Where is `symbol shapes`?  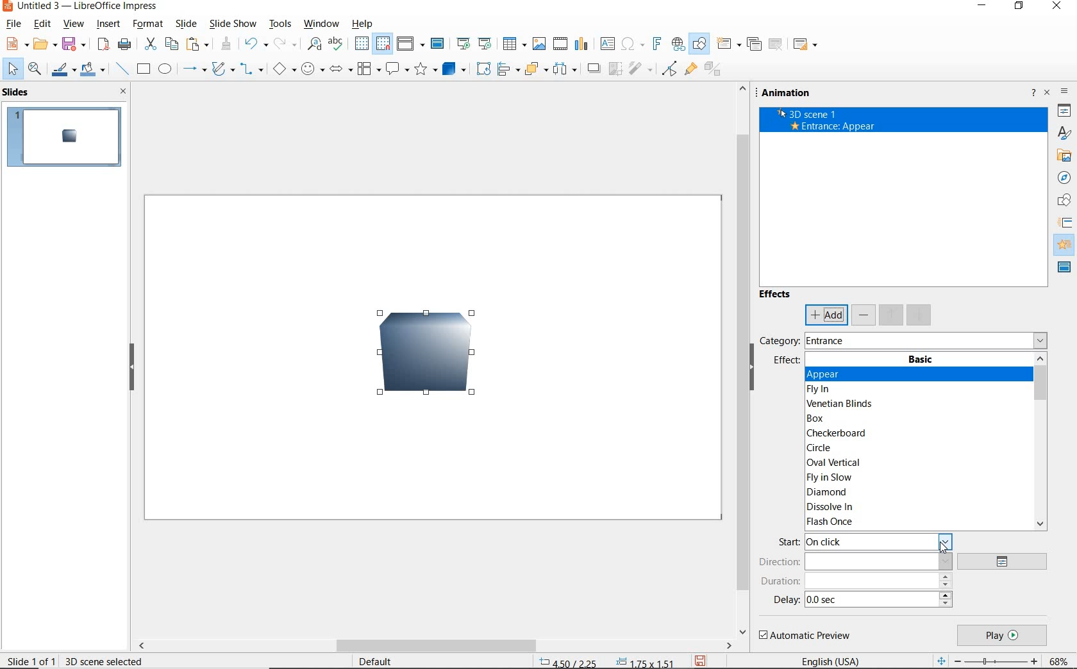
symbol shapes is located at coordinates (312, 69).